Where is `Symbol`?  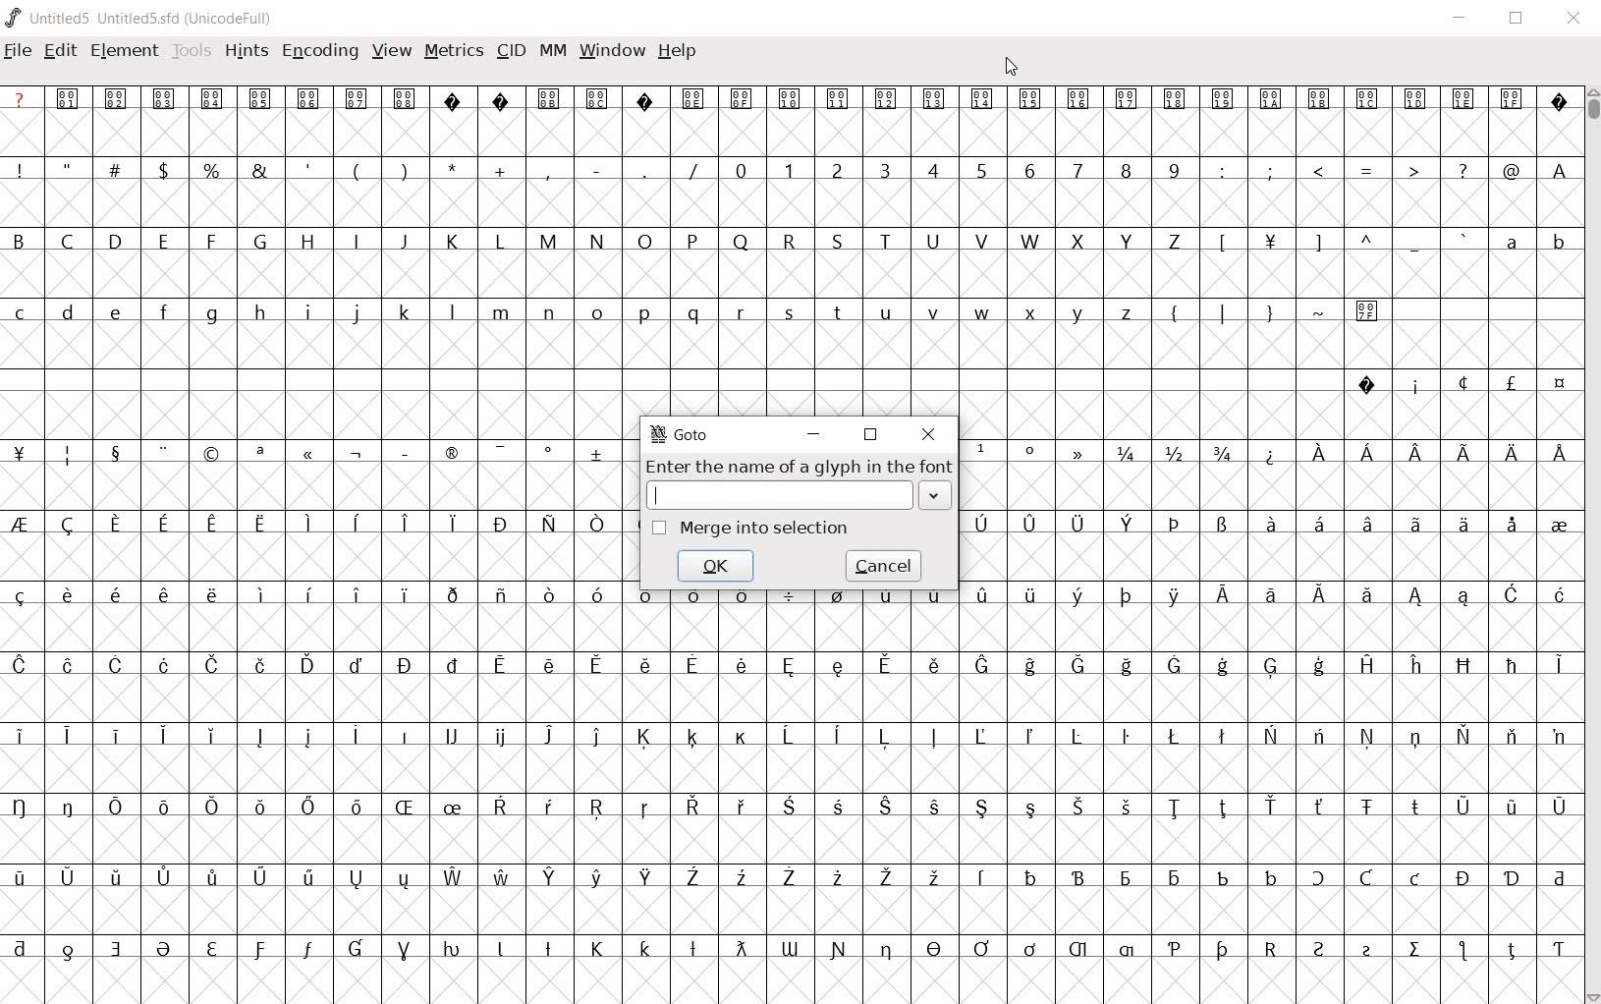 Symbol is located at coordinates (405, 878).